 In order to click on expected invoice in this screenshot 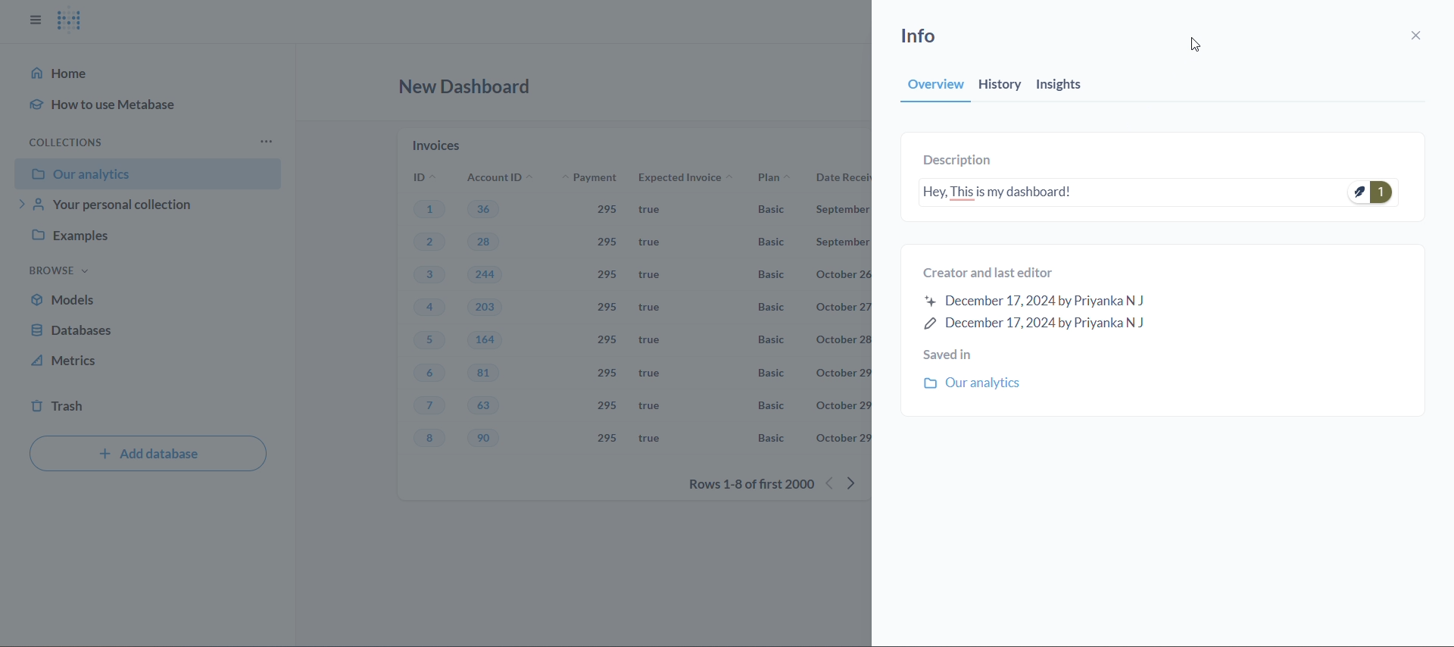, I will do `click(688, 177)`.